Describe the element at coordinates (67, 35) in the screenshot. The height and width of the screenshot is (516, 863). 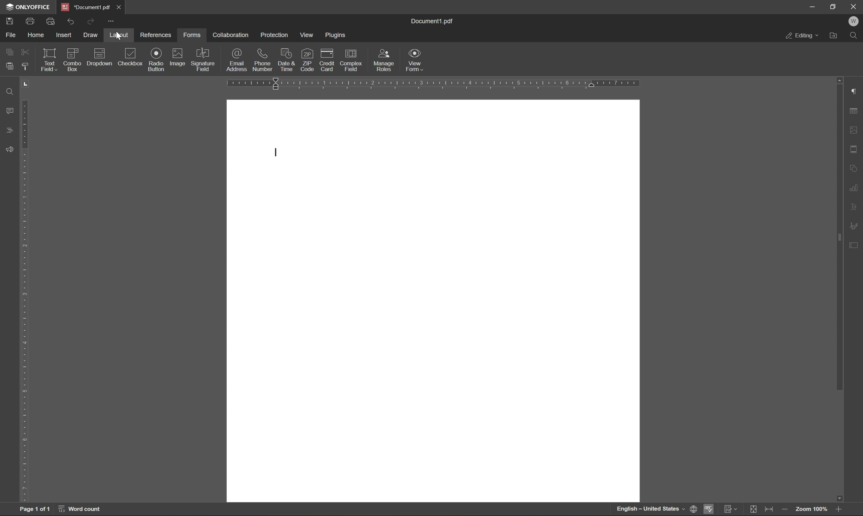
I see `insert` at that location.